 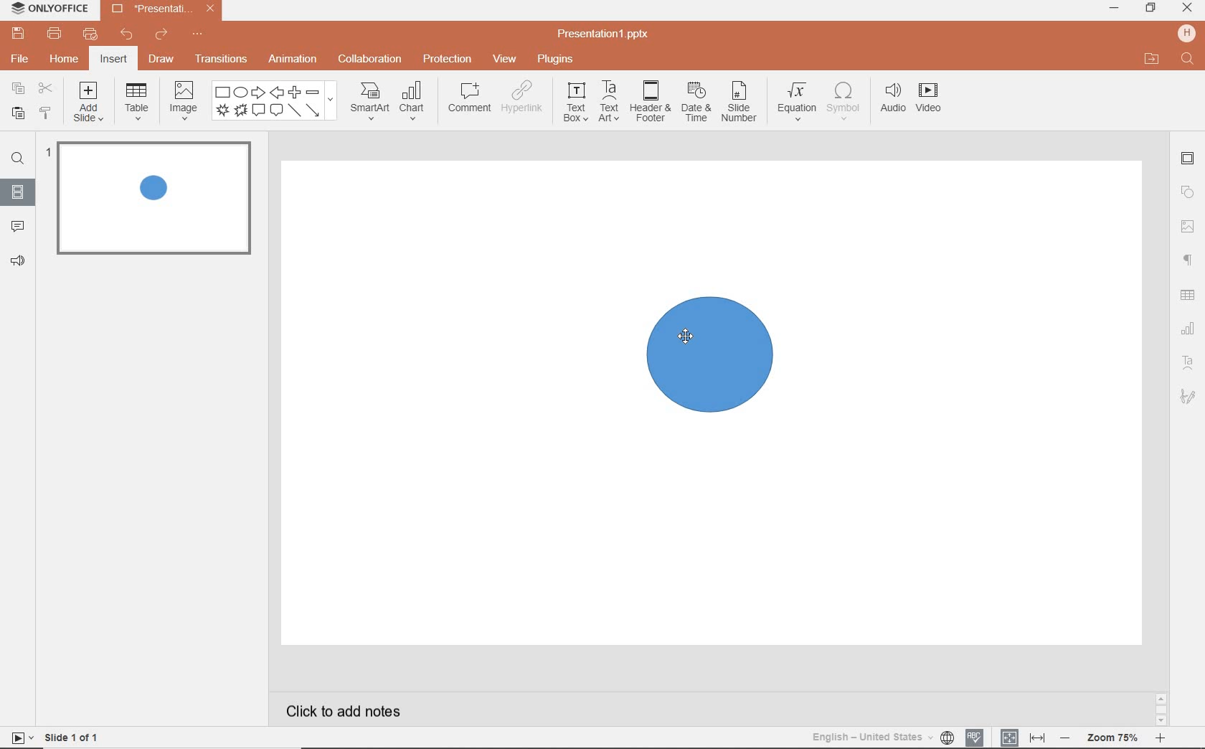 What do you see at coordinates (610, 102) in the screenshot?
I see `text art` at bounding box center [610, 102].